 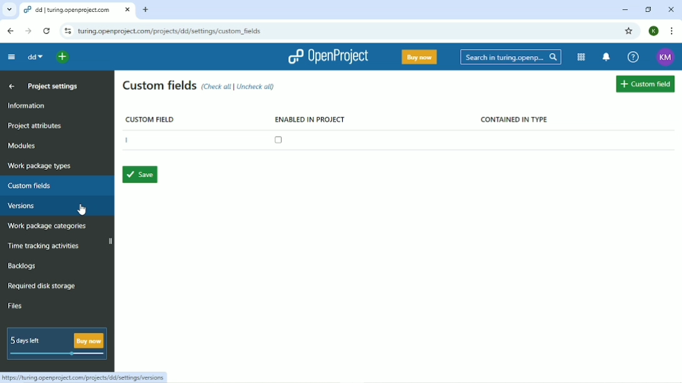 I want to click on Time tracking activities, so click(x=46, y=245).